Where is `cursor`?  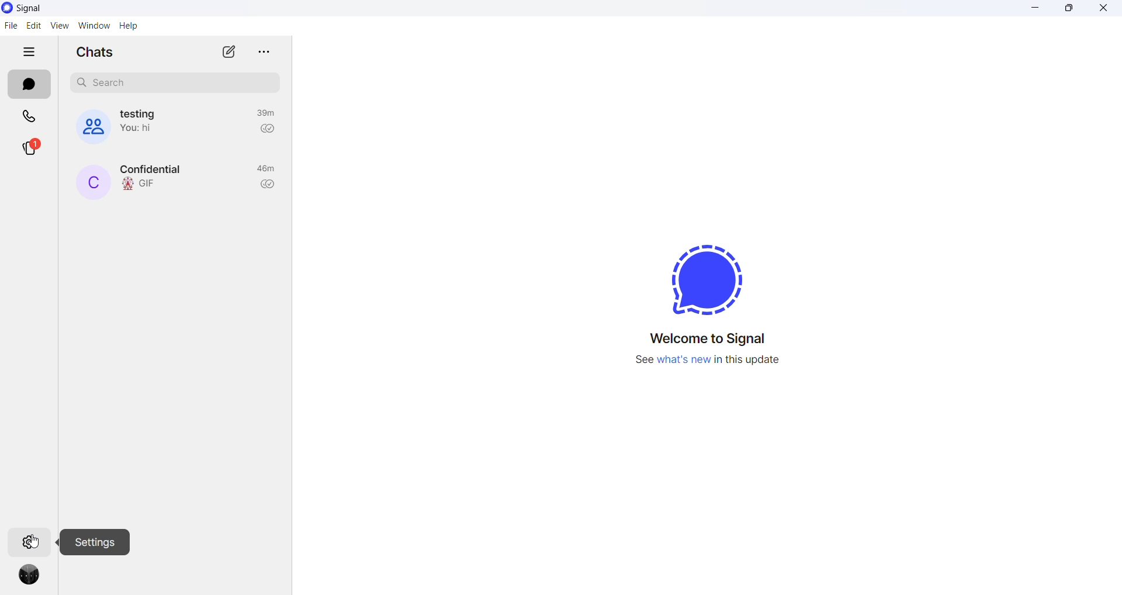 cursor is located at coordinates (38, 539).